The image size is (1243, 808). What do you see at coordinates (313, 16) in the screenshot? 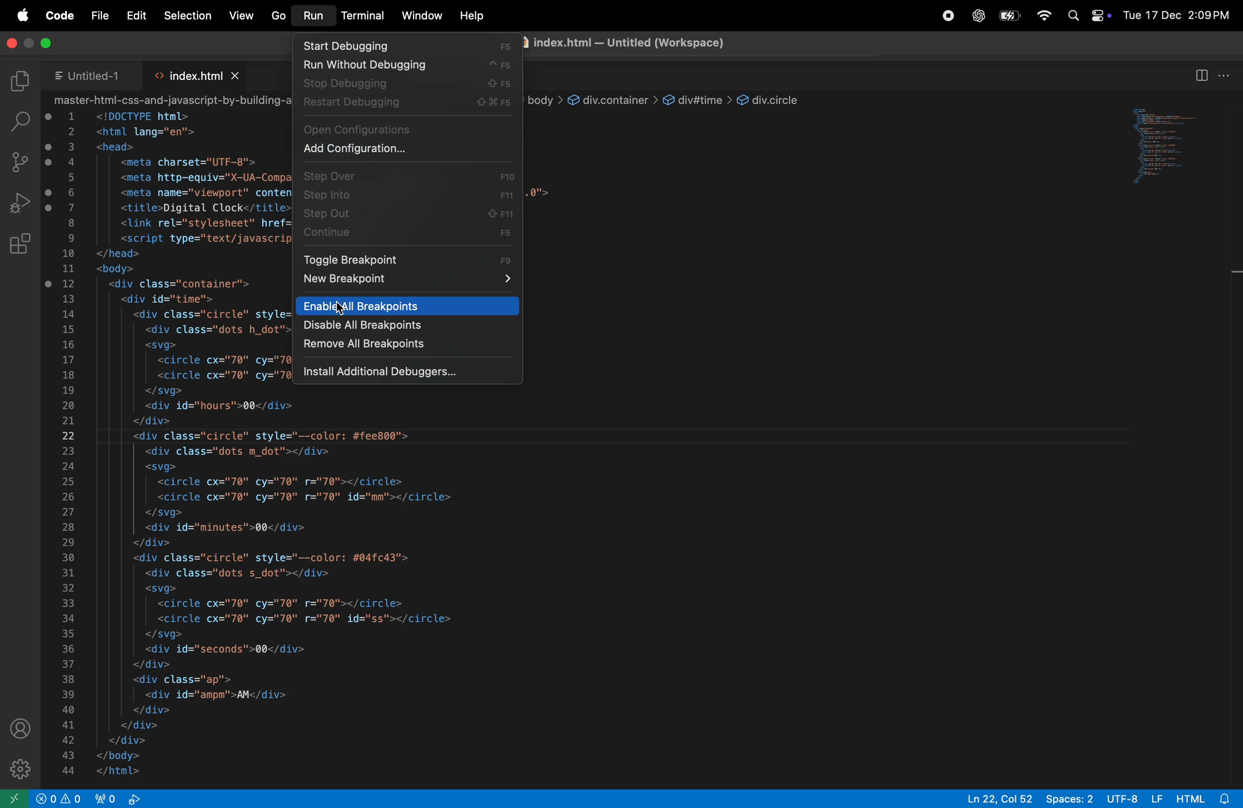
I see `run` at bounding box center [313, 16].